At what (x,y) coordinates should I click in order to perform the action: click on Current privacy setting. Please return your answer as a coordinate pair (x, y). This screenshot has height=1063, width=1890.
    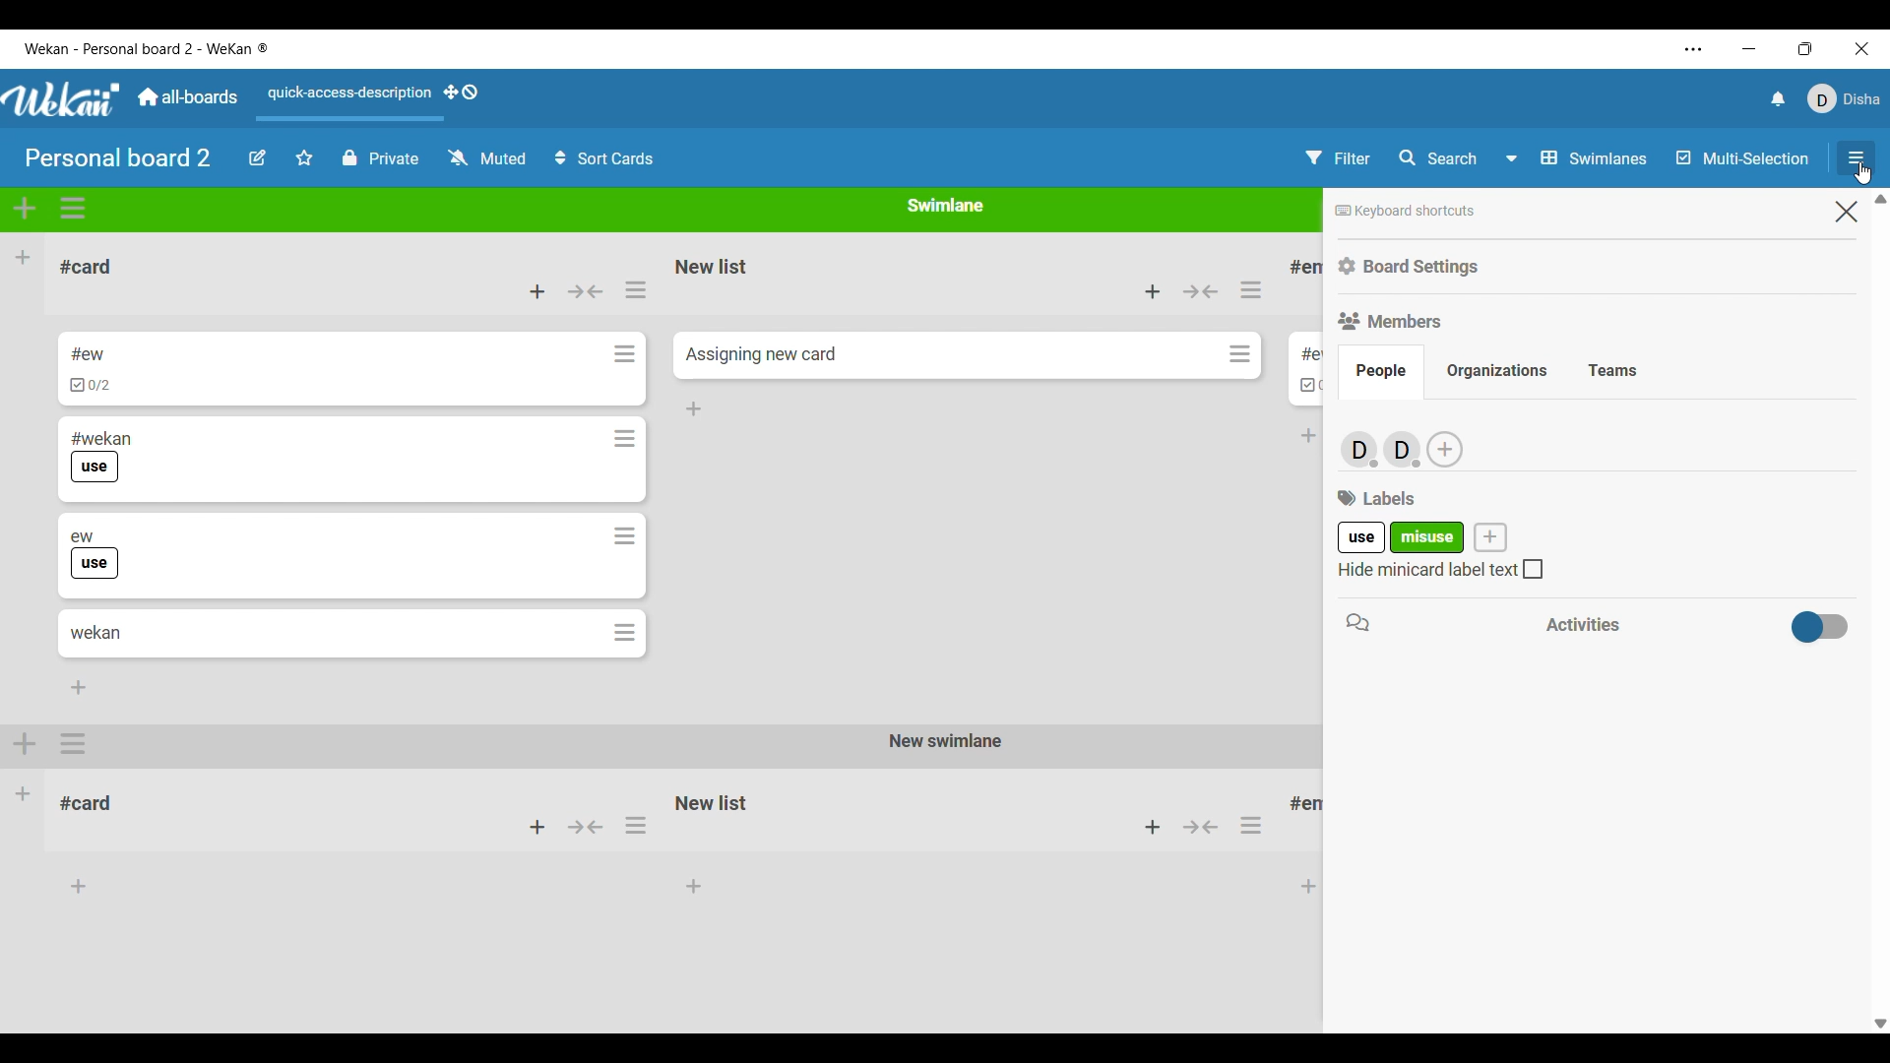
    Looking at the image, I should click on (380, 158).